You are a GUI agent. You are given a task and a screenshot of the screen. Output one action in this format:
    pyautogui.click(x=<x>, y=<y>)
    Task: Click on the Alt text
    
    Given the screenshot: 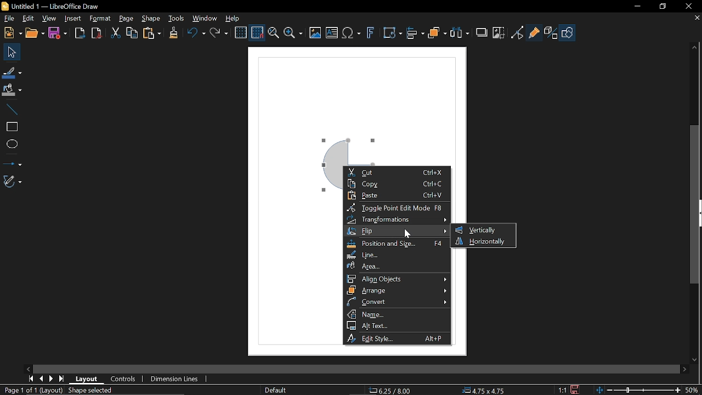 What is the action you would take?
    pyautogui.click(x=395, y=326)
    